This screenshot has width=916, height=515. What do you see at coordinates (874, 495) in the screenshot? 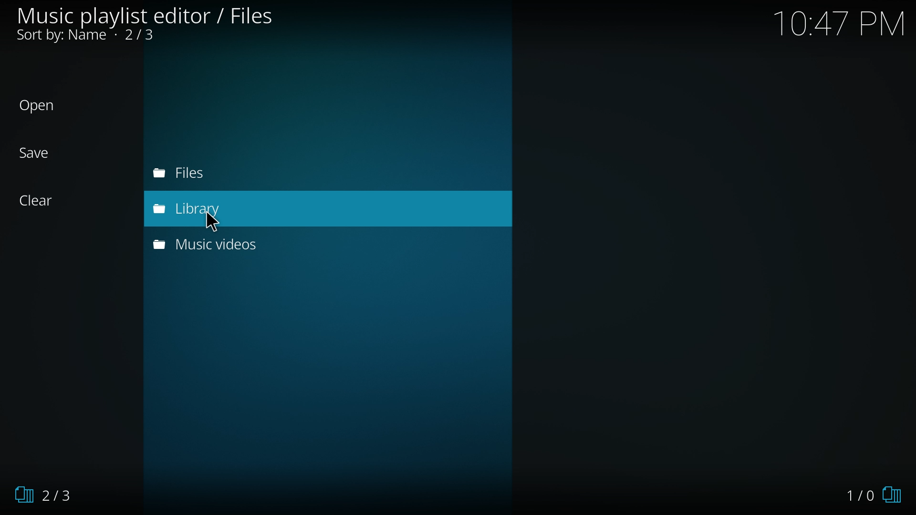
I see `1/0` at bounding box center [874, 495].